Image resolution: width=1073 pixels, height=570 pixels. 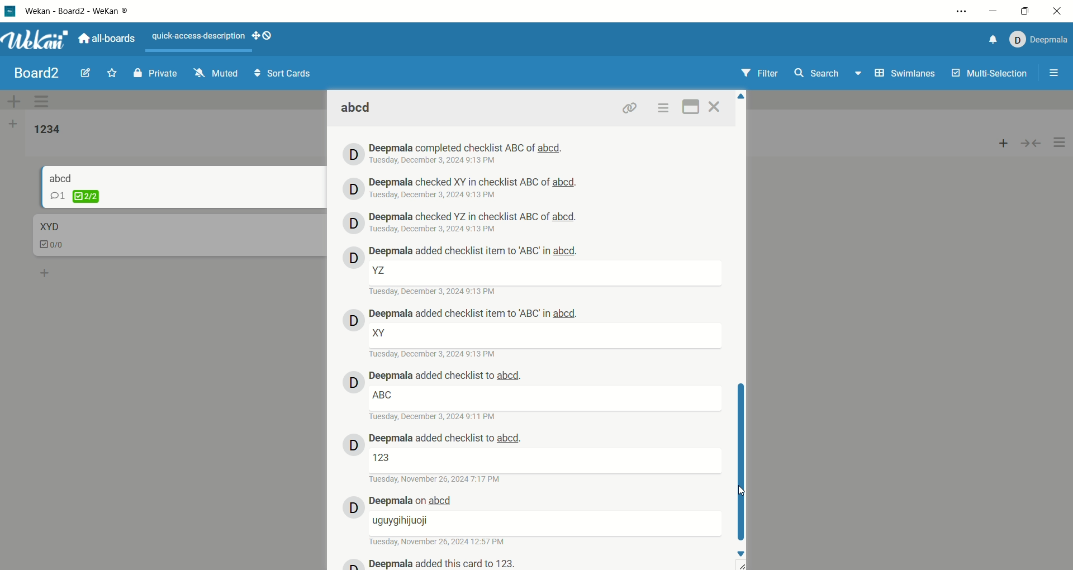 What do you see at coordinates (38, 73) in the screenshot?
I see `board title` at bounding box center [38, 73].